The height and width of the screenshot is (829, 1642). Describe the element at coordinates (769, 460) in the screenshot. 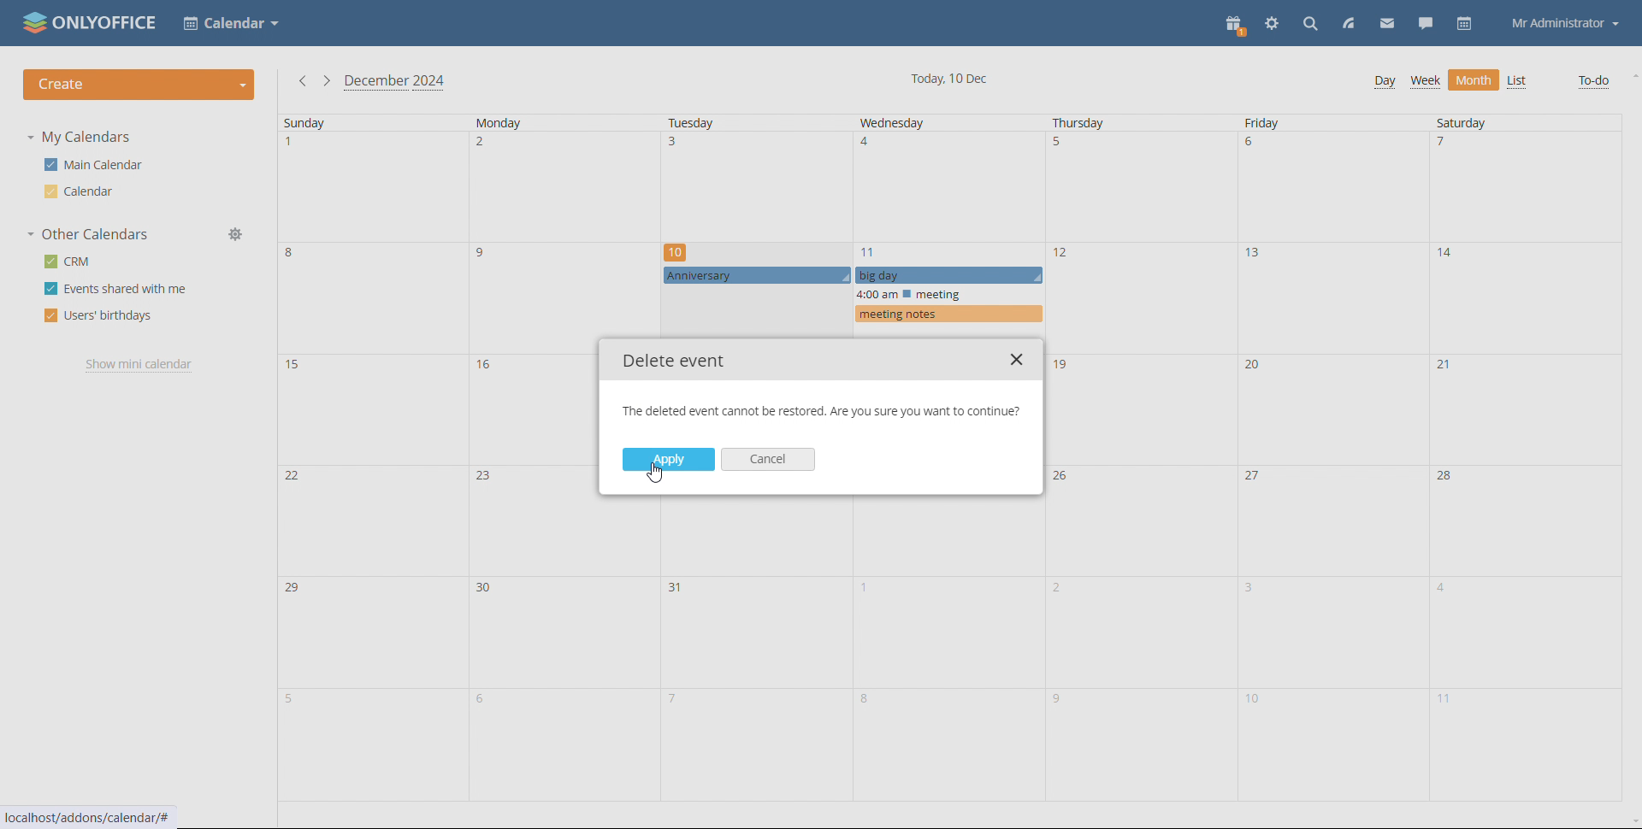

I see `cancel` at that location.